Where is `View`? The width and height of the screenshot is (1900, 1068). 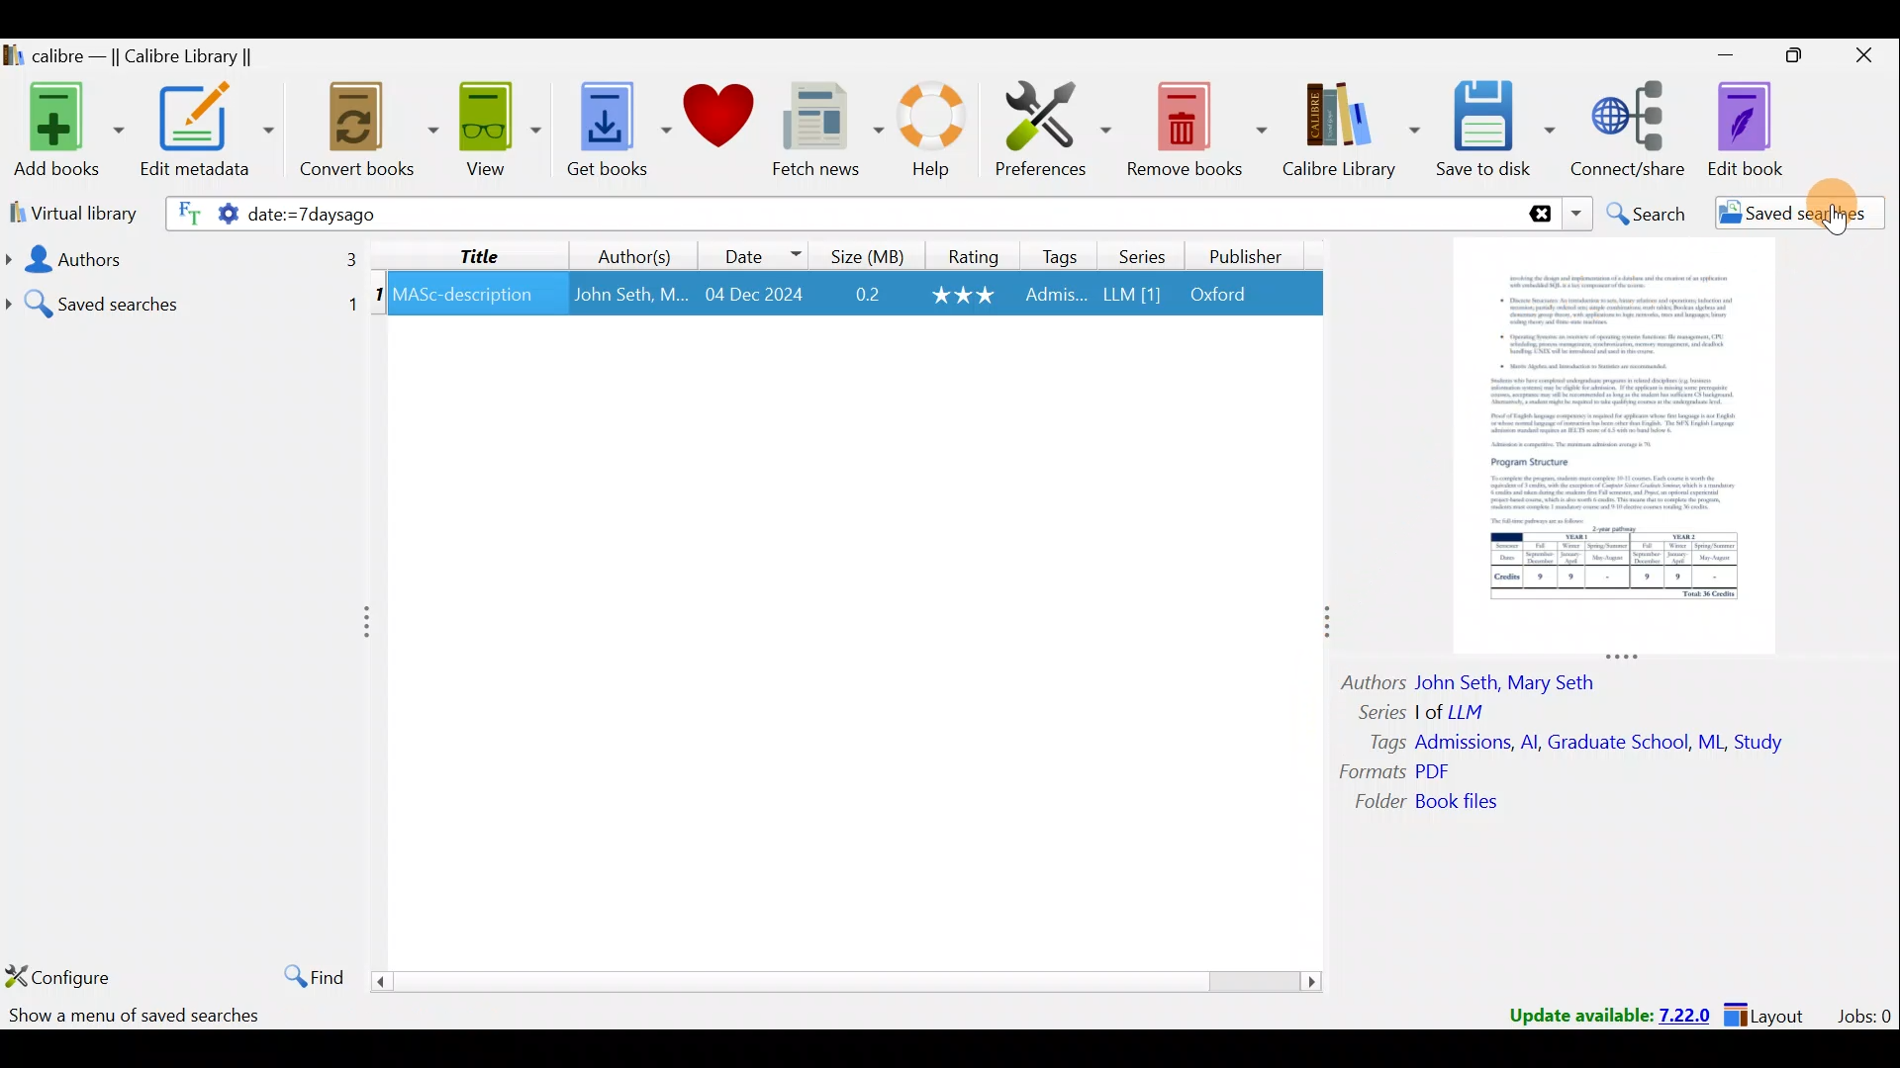 View is located at coordinates (495, 132).